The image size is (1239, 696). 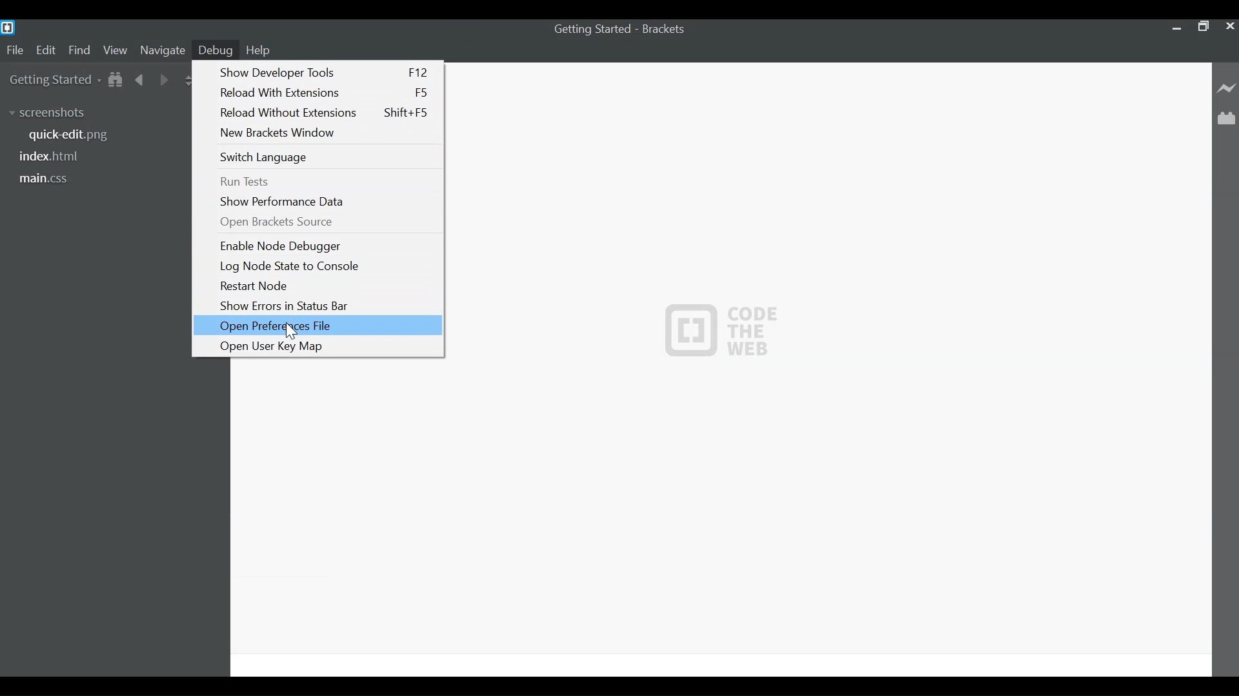 I want to click on Show Developer Tools, so click(x=328, y=74).